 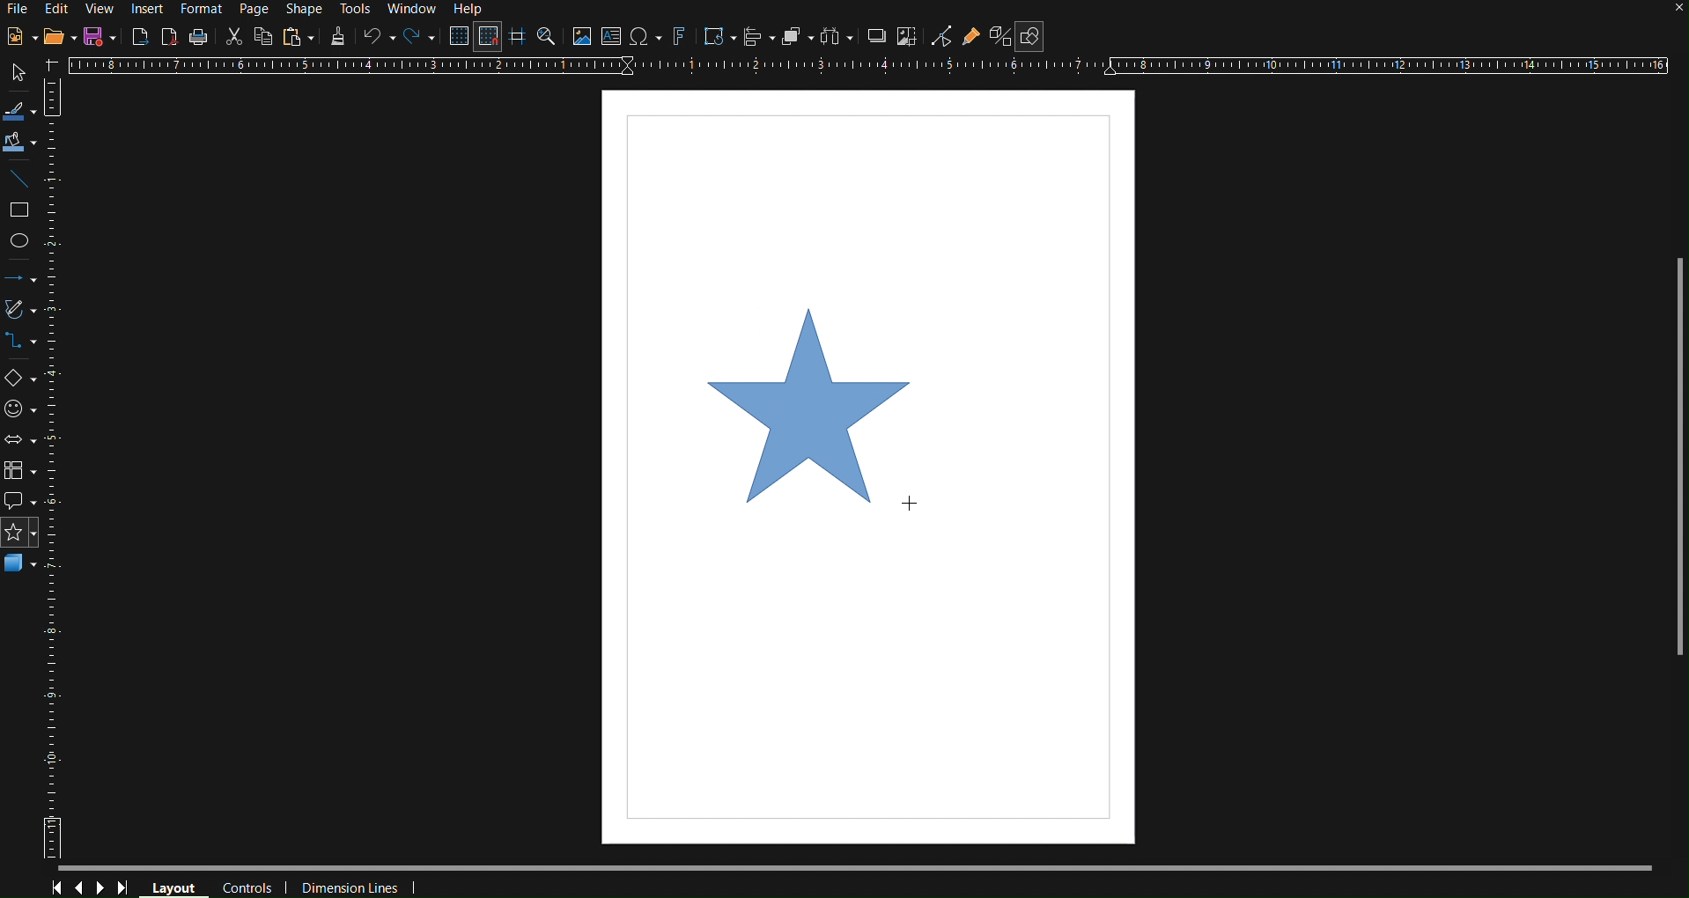 What do you see at coordinates (867, 66) in the screenshot?
I see `Horizontal Ruler` at bounding box center [867, 66].